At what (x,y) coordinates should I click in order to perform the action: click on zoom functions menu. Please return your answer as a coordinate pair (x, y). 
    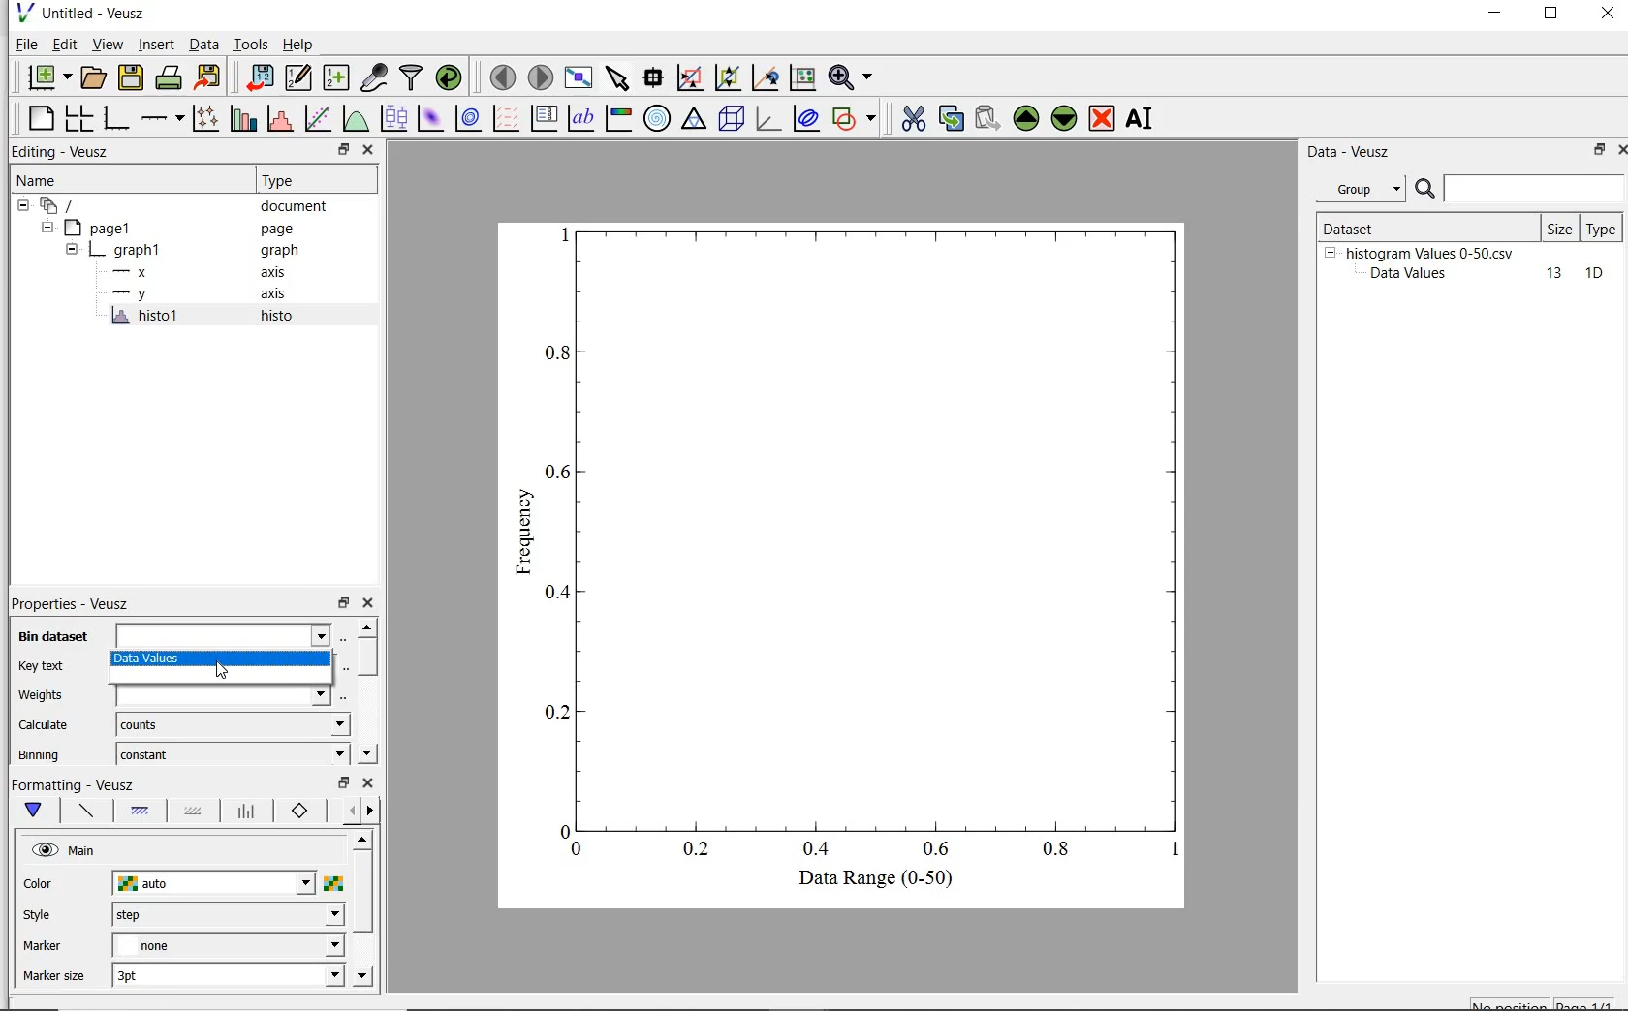
    Looking at the image, I should click on (851, 77).